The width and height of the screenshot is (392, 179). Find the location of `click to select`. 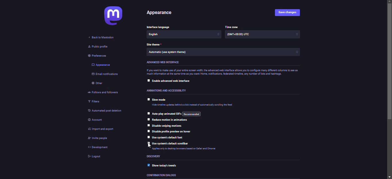

click to select is located at coordinates (148, 131).